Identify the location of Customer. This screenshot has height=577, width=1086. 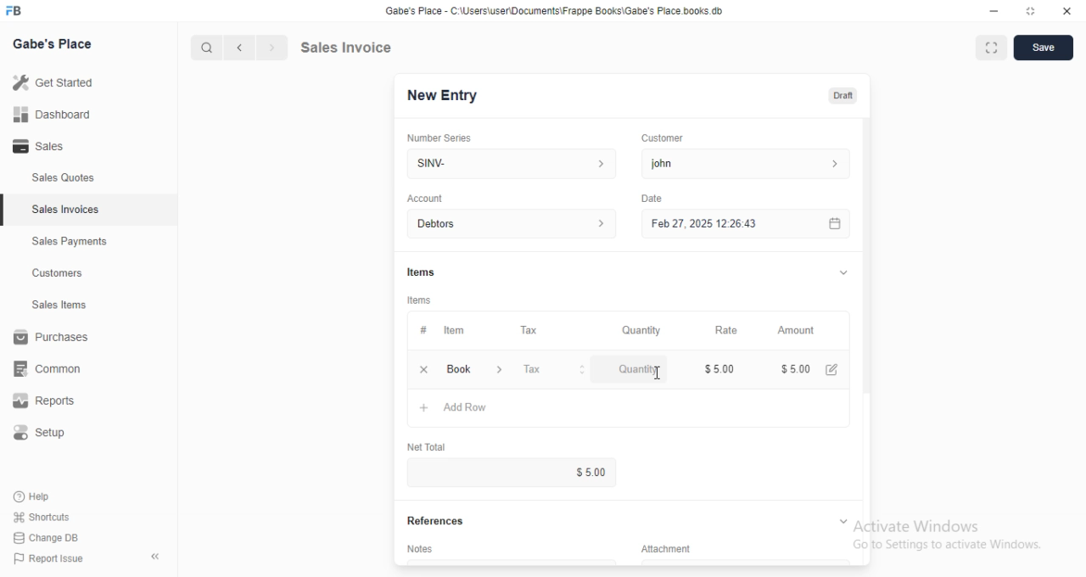
(665, 138).